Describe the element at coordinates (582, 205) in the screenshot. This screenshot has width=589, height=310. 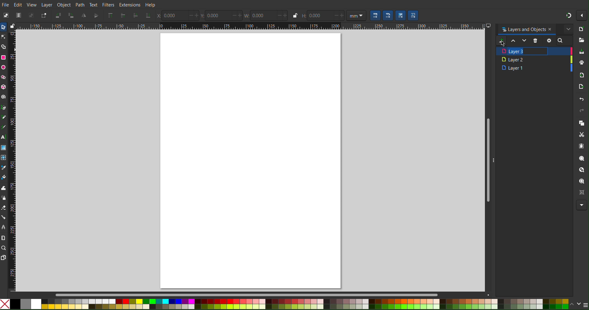
I see `More Options` at that location.